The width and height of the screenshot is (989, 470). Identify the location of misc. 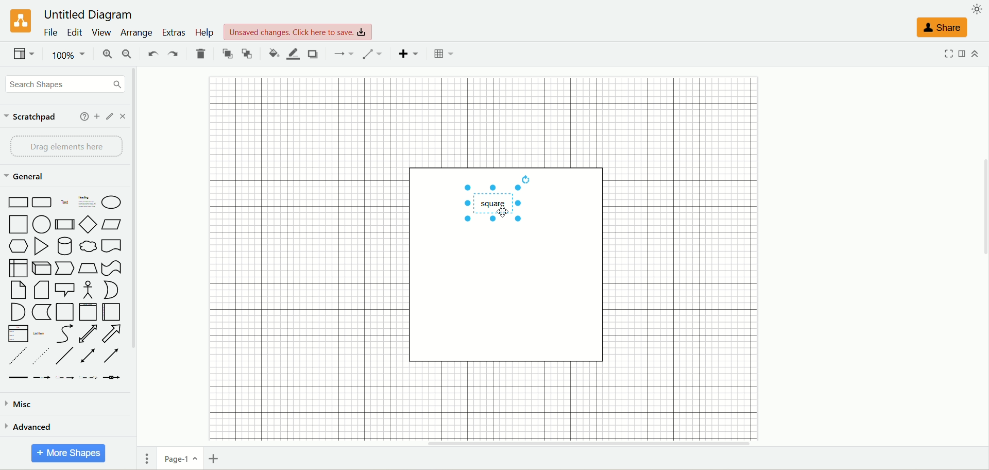
(23, 402).